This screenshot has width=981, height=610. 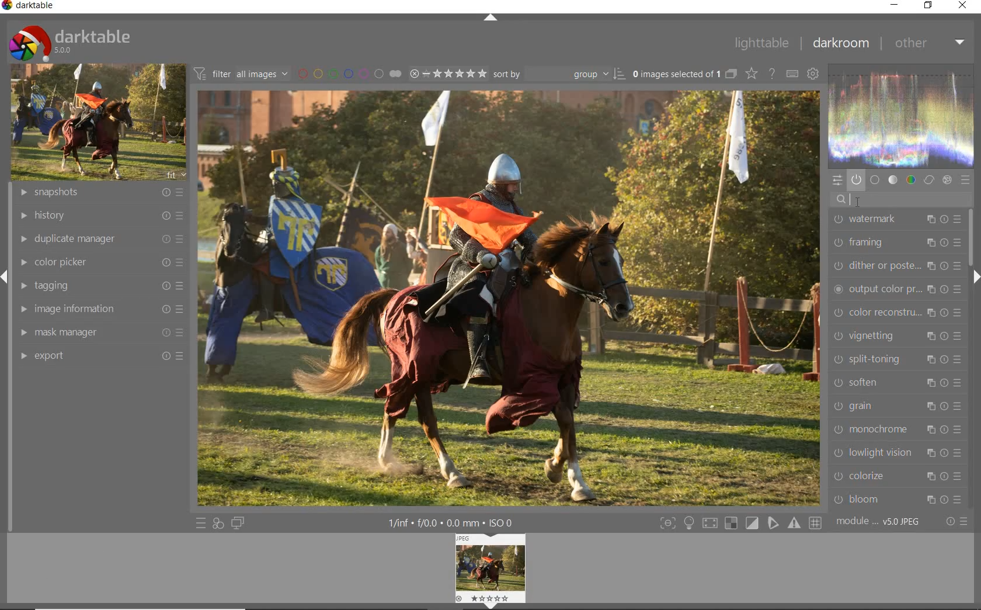 I want to click on define keyboard shortcuts, so click(x=792, y=74).